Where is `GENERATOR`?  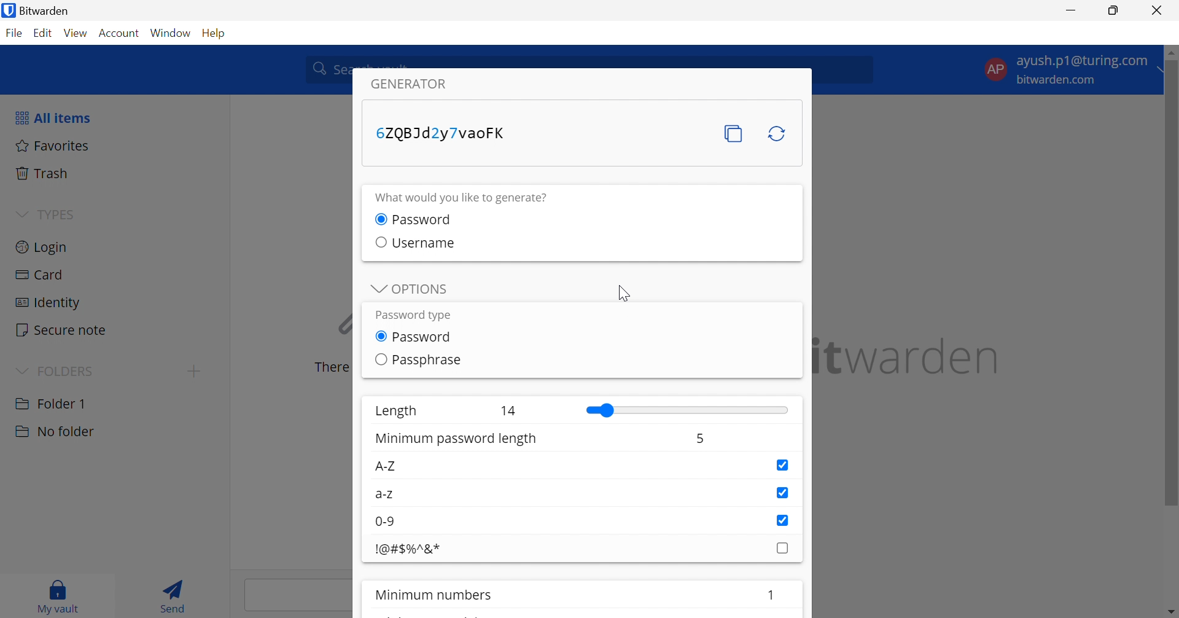
GENERATOR is located at coordinates (418, 84).